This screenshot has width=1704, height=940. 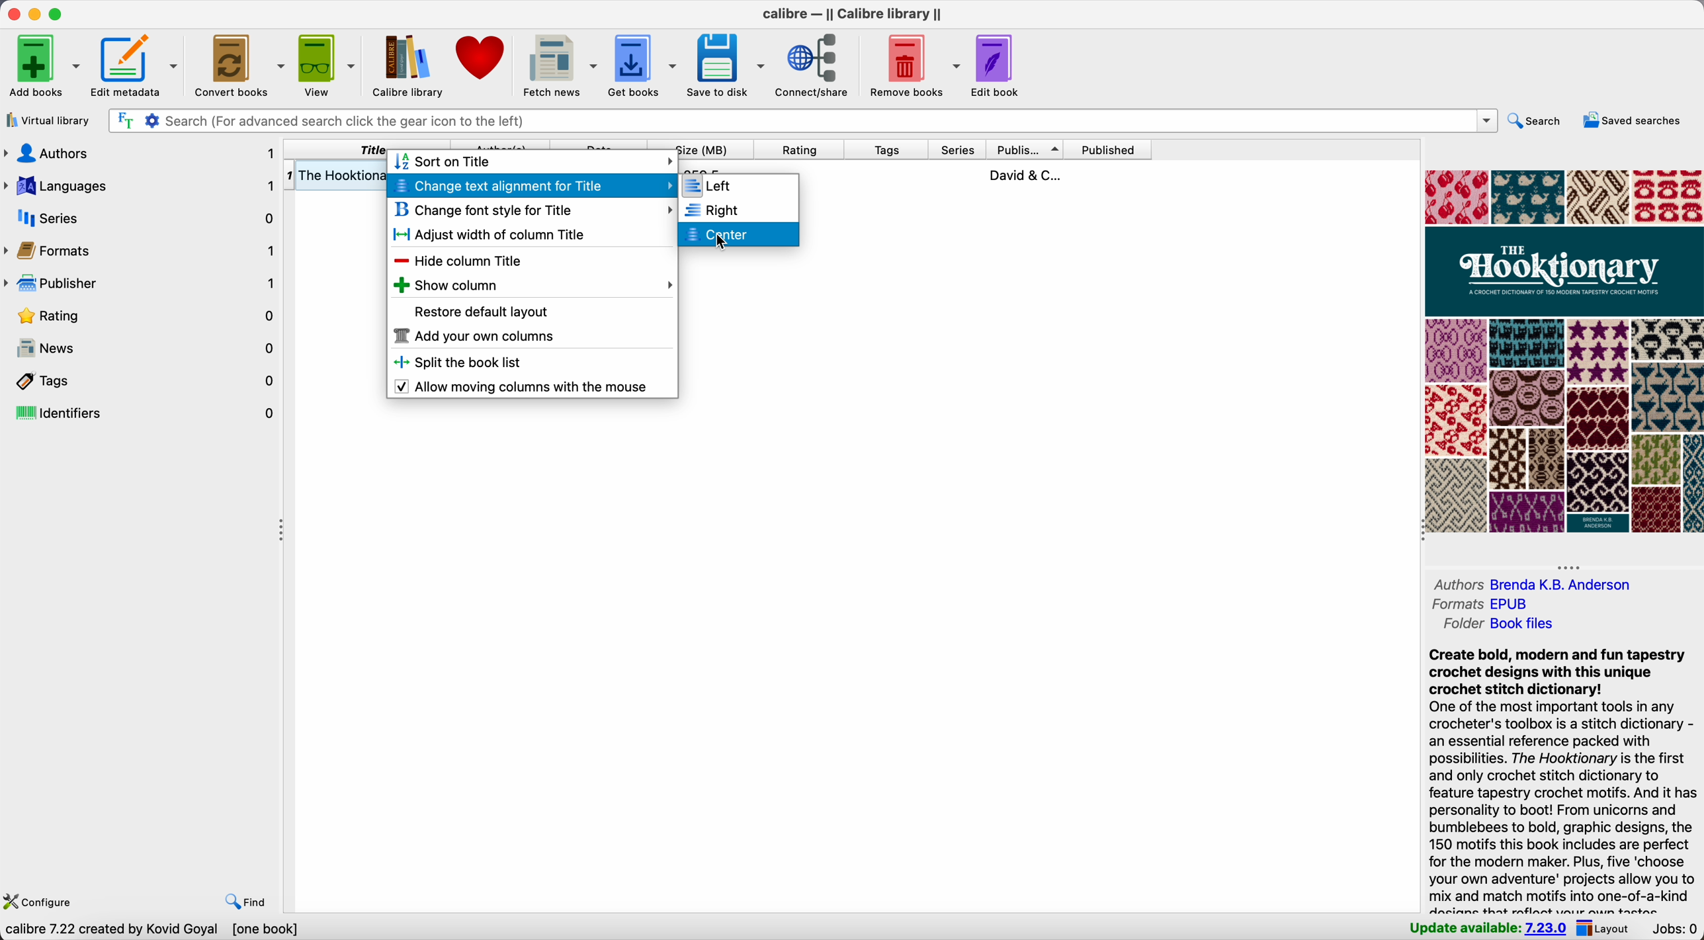 What do you see at coordinates (532, 211) in the screenshot?
I see `change font style for title` at bounding box center [532, 211].